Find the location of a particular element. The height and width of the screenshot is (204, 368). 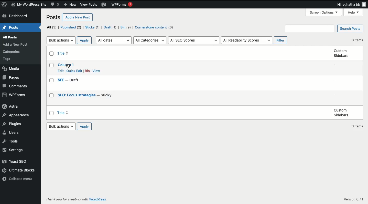

Published is located at coordinates (71, 27).